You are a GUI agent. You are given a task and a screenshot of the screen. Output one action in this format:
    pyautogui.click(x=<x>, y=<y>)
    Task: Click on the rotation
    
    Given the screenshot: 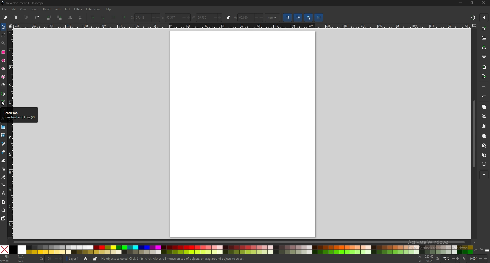 What is the action you would take?
    pyautogui.click(x=474, y=258)
    